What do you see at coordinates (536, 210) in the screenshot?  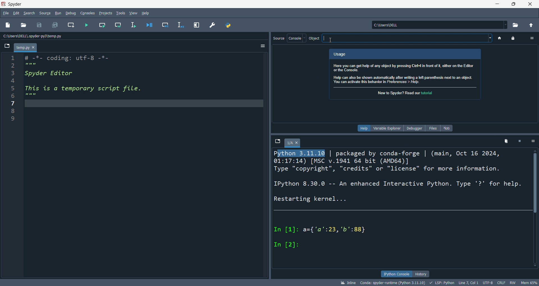 I see `scroll bar` at bounding box center [536, 210].